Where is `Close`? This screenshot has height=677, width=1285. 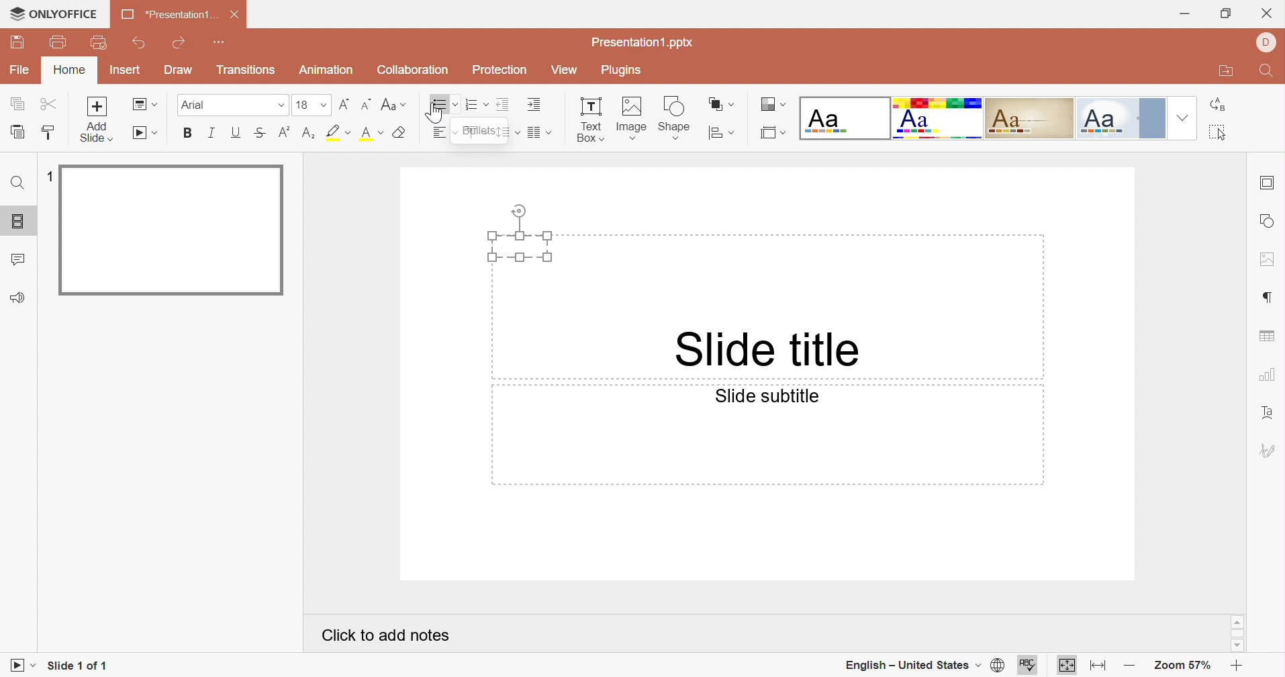 Close is located at coordinates (235, 18).